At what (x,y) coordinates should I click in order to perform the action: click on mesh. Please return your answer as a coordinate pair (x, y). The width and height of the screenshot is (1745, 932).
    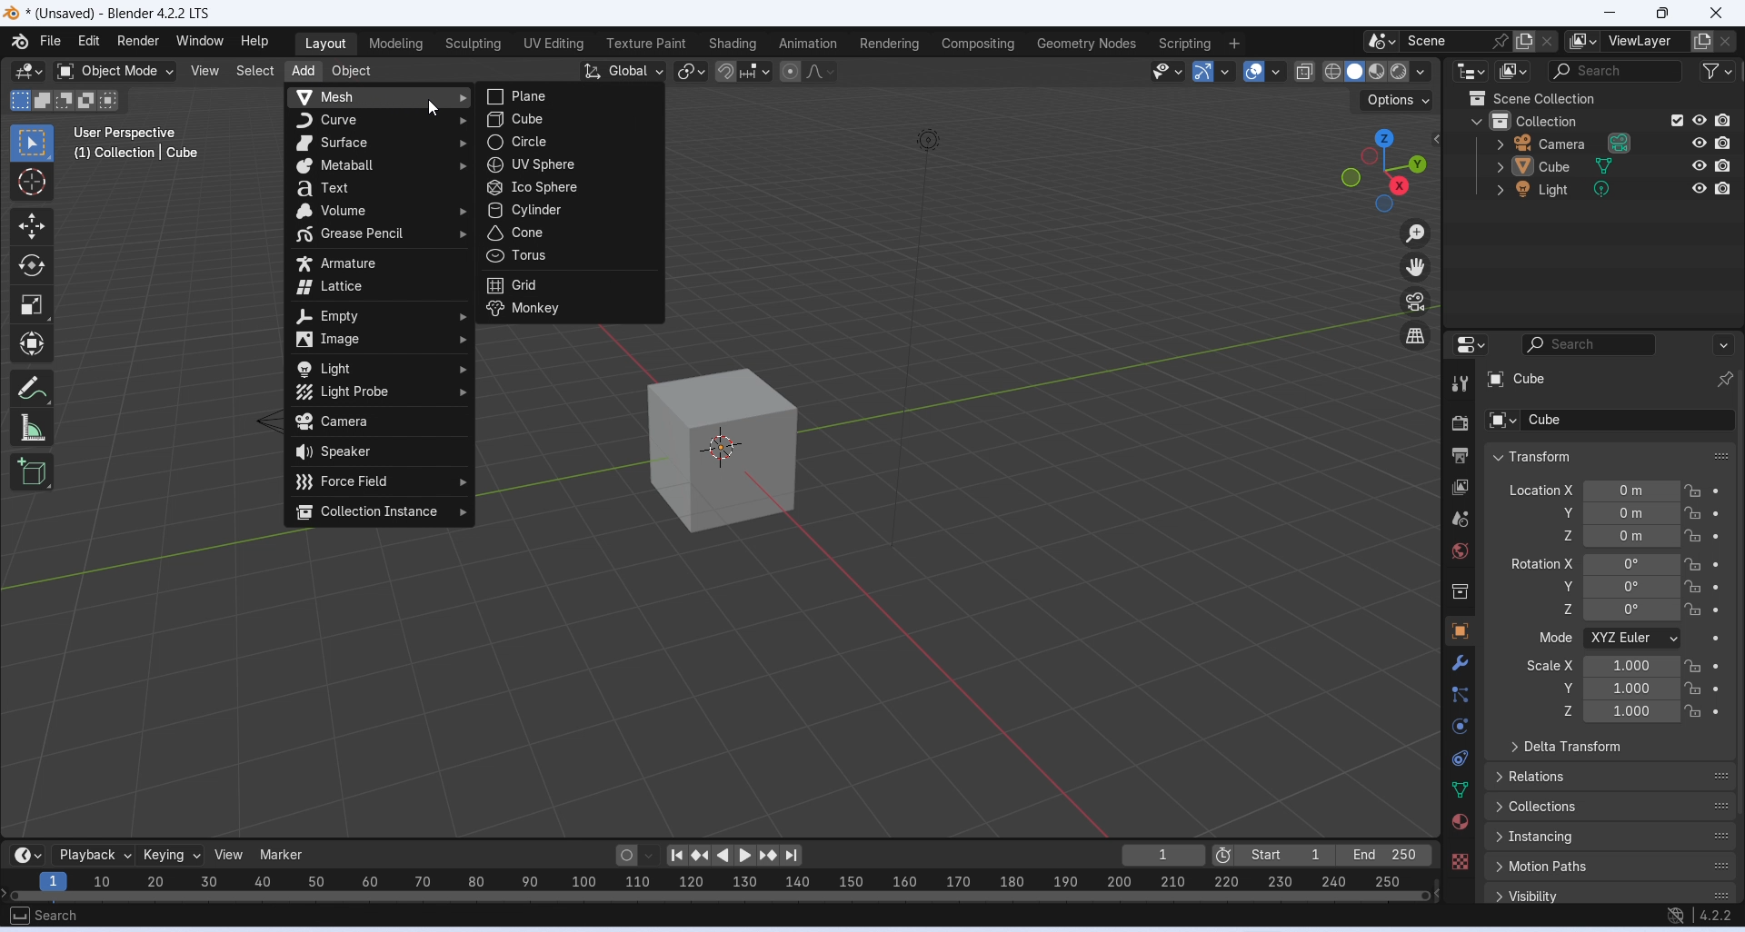
    Looking at the image, I should click on (379, 97).